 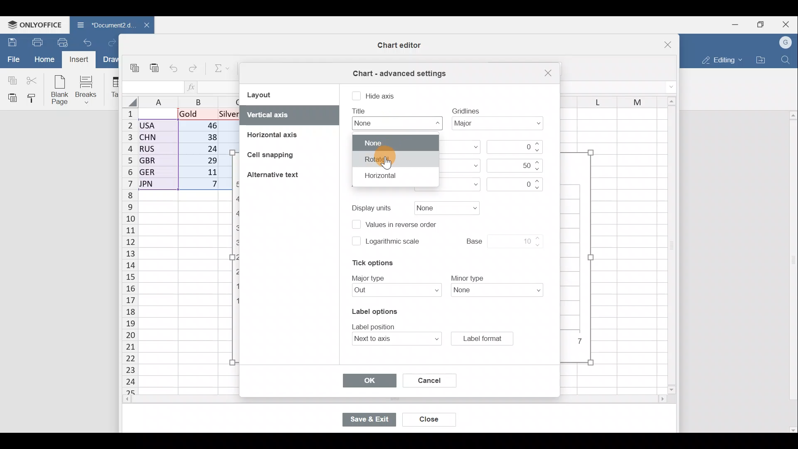 I want to click on File, so click(x=12, y=59).